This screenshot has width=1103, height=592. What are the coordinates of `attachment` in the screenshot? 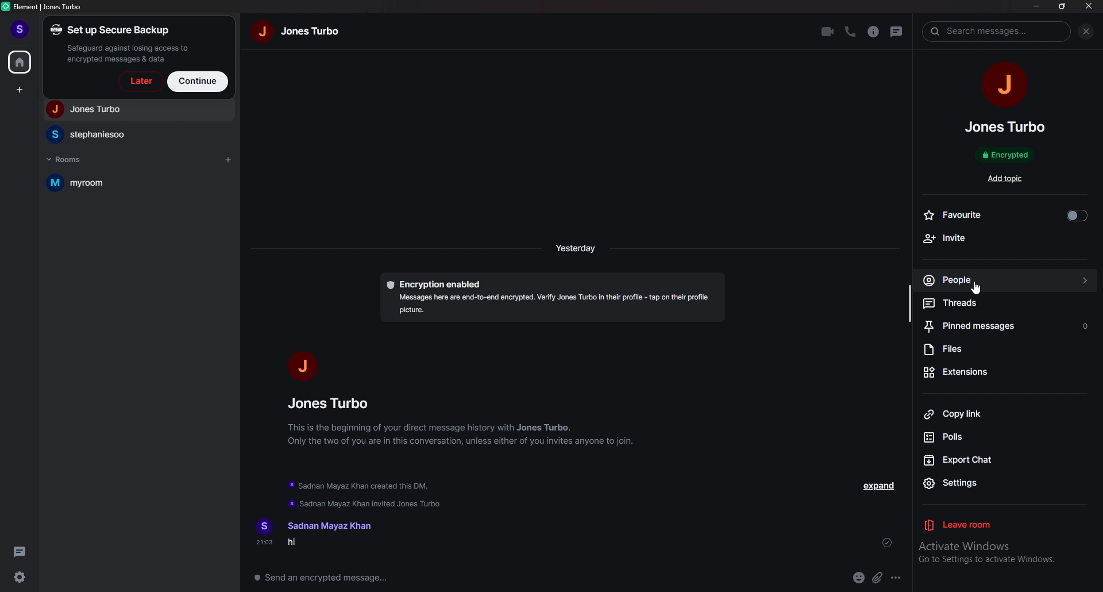 It's located at (878, 578).